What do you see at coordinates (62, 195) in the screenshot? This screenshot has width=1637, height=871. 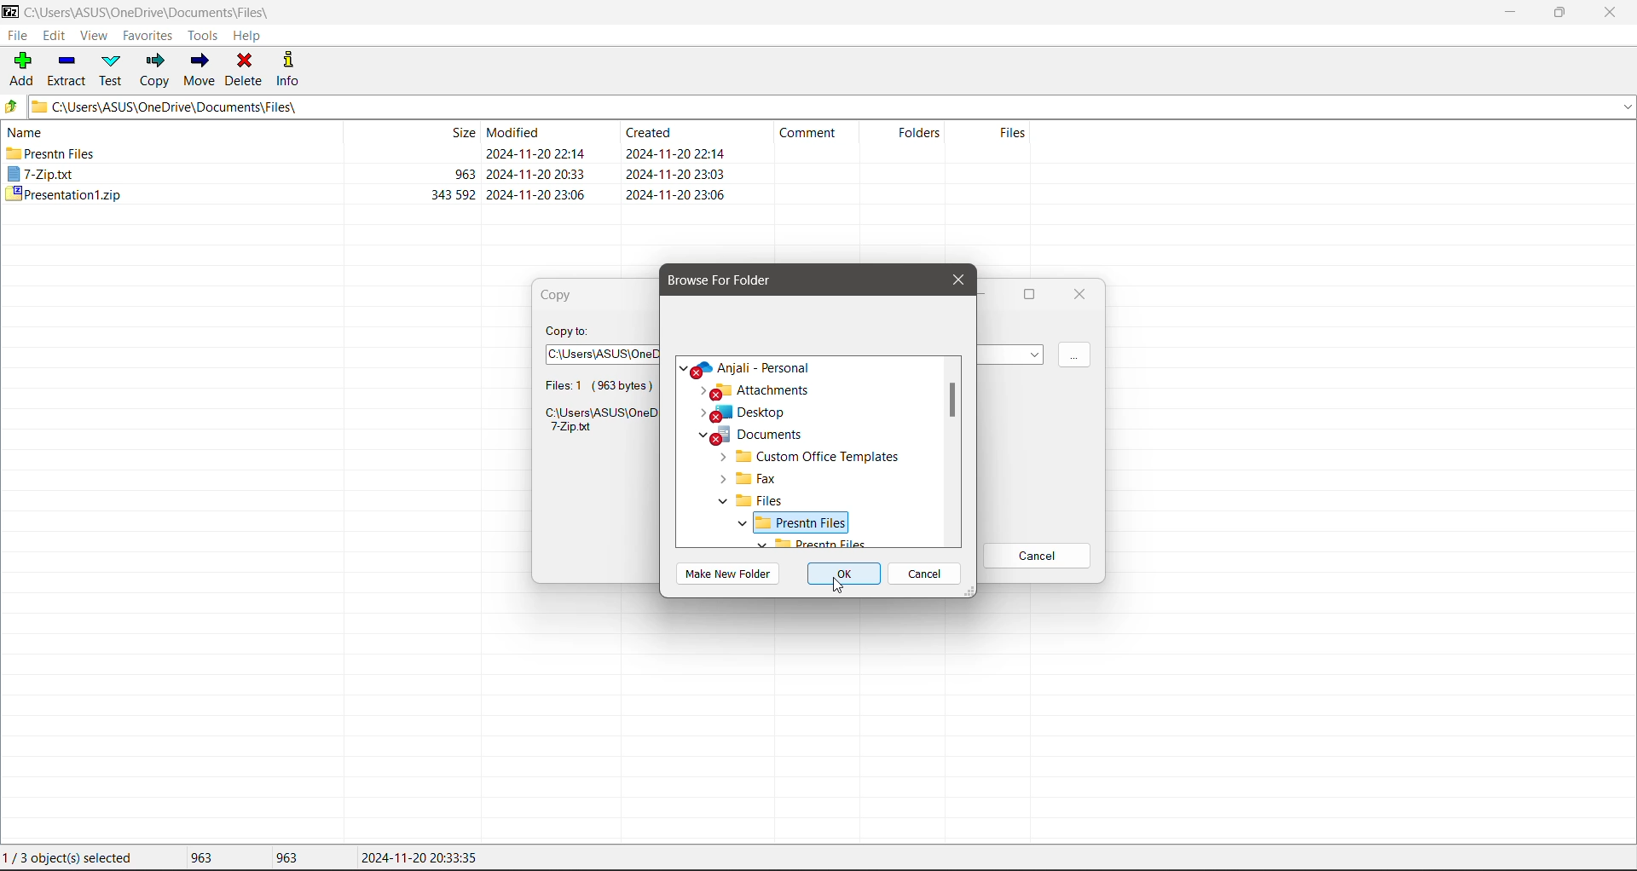 I see `Presentation1.zip` at bounding box center [62, 195].